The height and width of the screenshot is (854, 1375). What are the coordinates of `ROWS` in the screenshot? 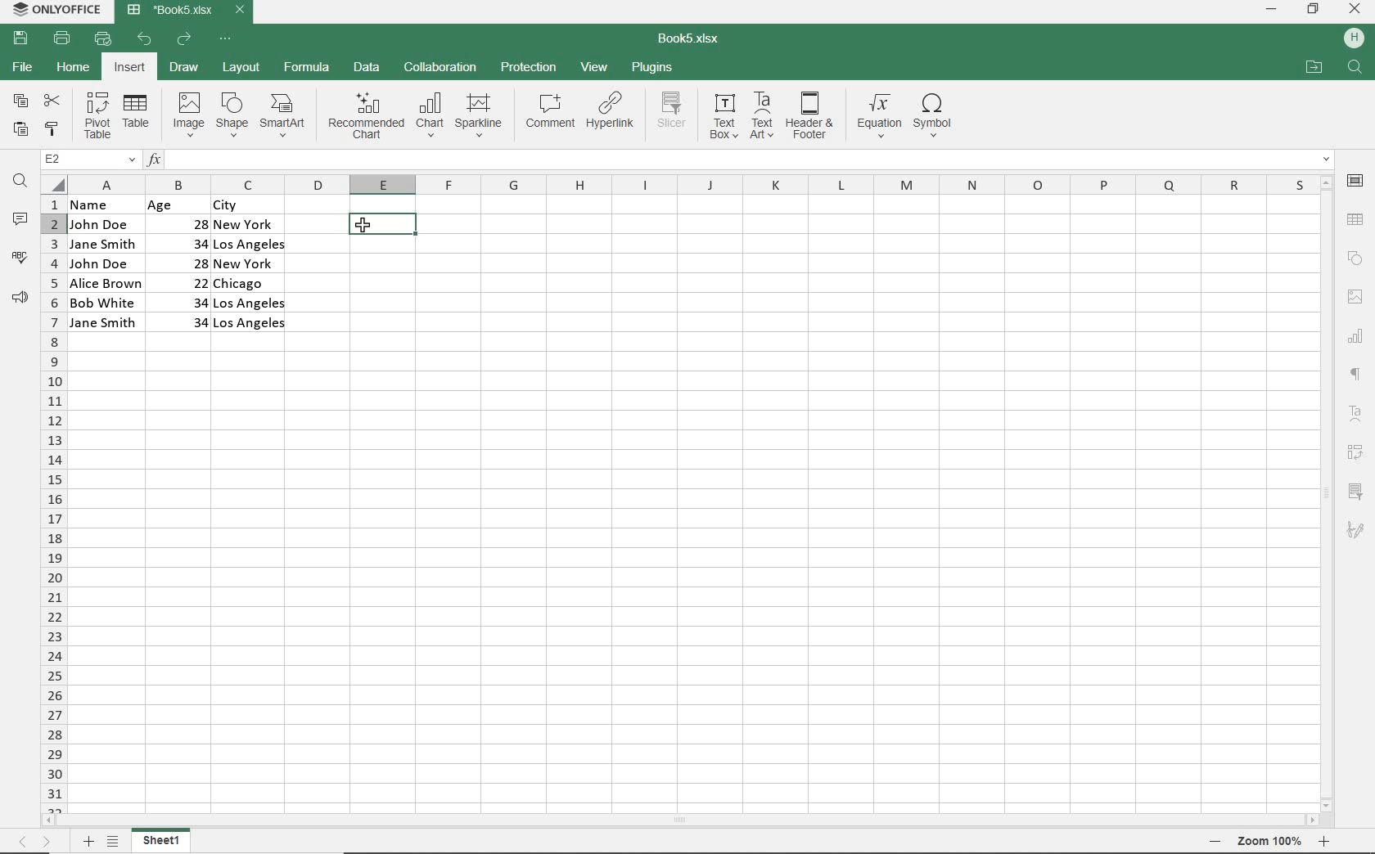 It's located at (52, 502).